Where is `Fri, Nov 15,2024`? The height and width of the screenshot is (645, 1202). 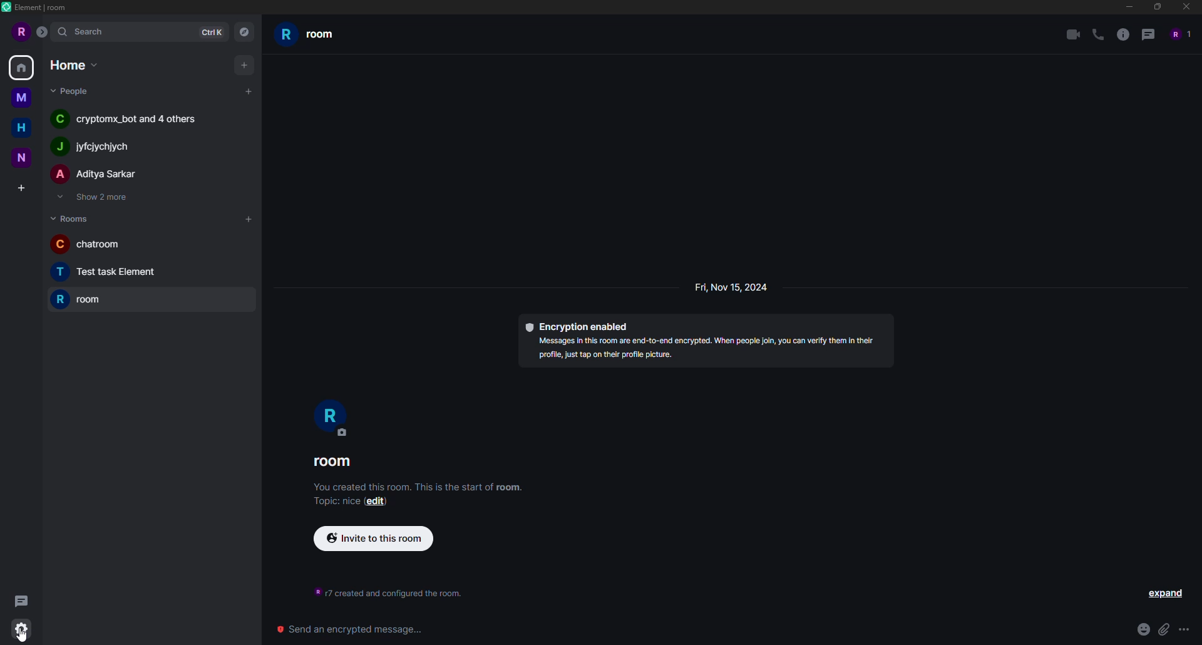
Fri, Nov 15,2024 is located at coordinates (729, 287).